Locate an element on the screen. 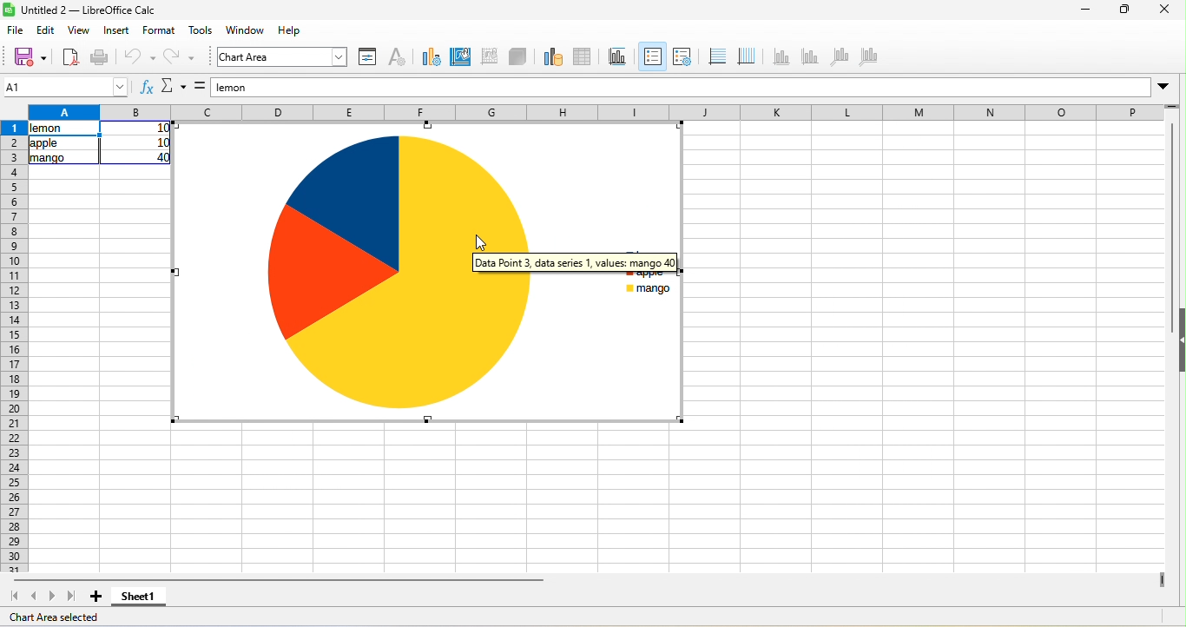 This screenshot has height=627, width=1186. horizontal scroll bar is located at coordinates (276, 581).